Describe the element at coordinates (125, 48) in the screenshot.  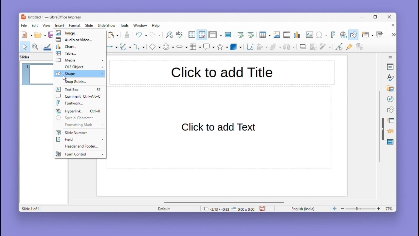
I see `pencil` at that location.